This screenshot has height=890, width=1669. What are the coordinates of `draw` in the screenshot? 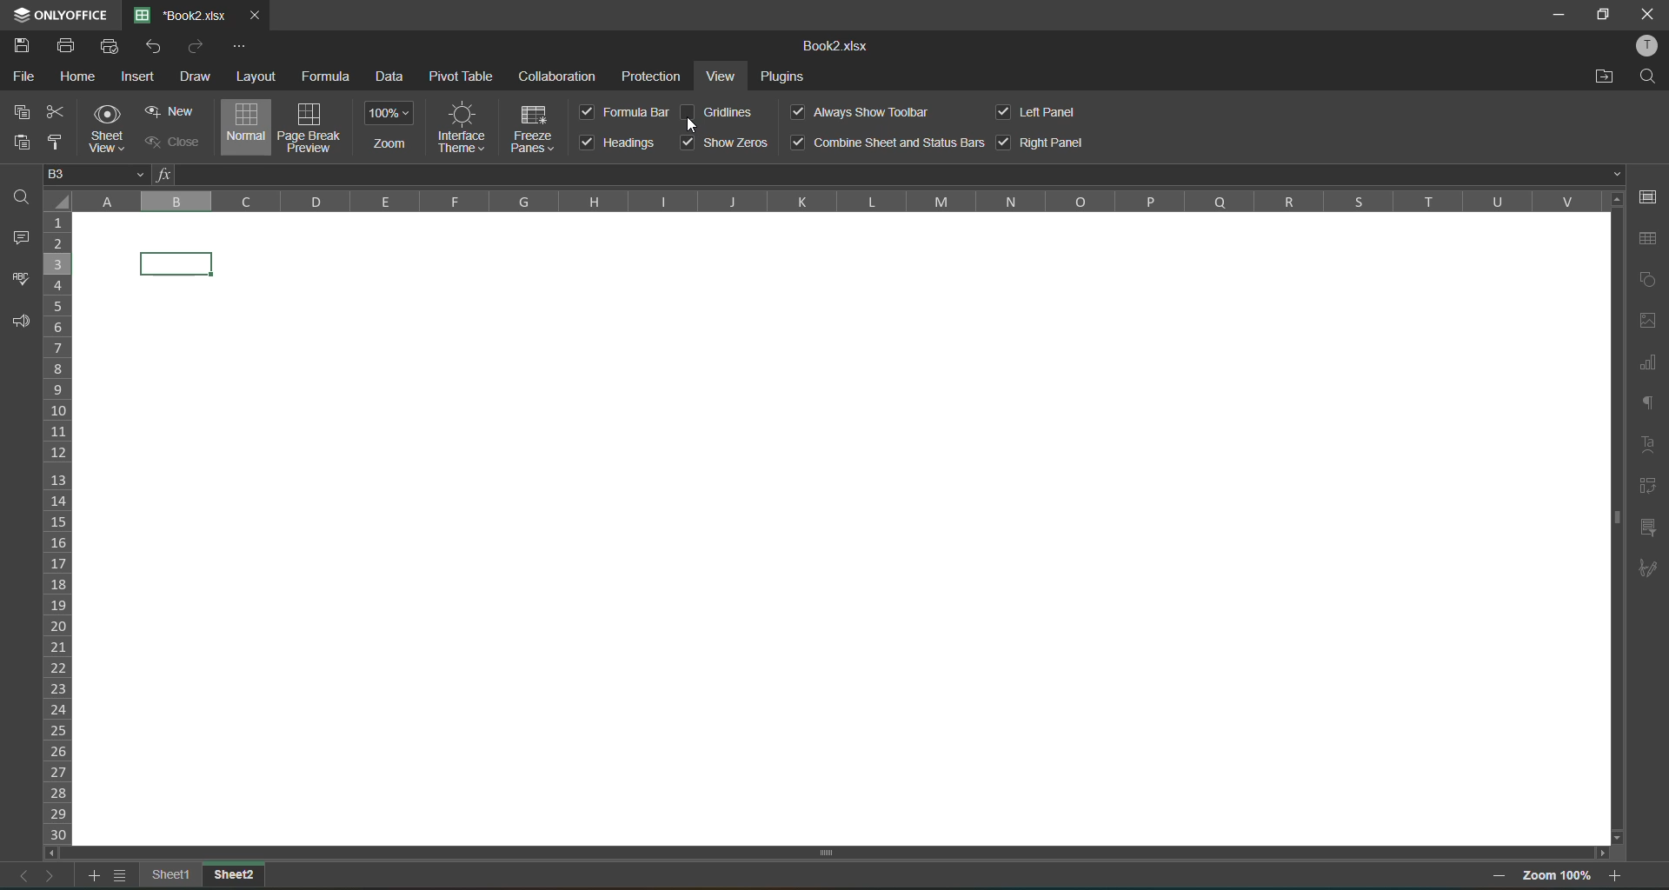 It's located at (193, 76).